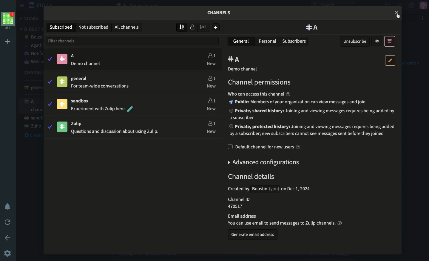 The image size is (429, 261). What do you see at coordinates (21, 6) in the screenshot?
I see `Hide menu` at bounding box center [21, 6].